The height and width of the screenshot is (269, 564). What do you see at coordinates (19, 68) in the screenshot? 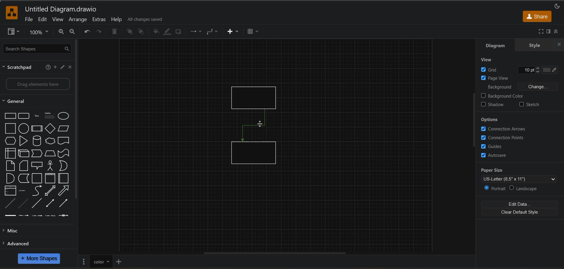
I see `scratchpad` at bounding box center [19, 68].